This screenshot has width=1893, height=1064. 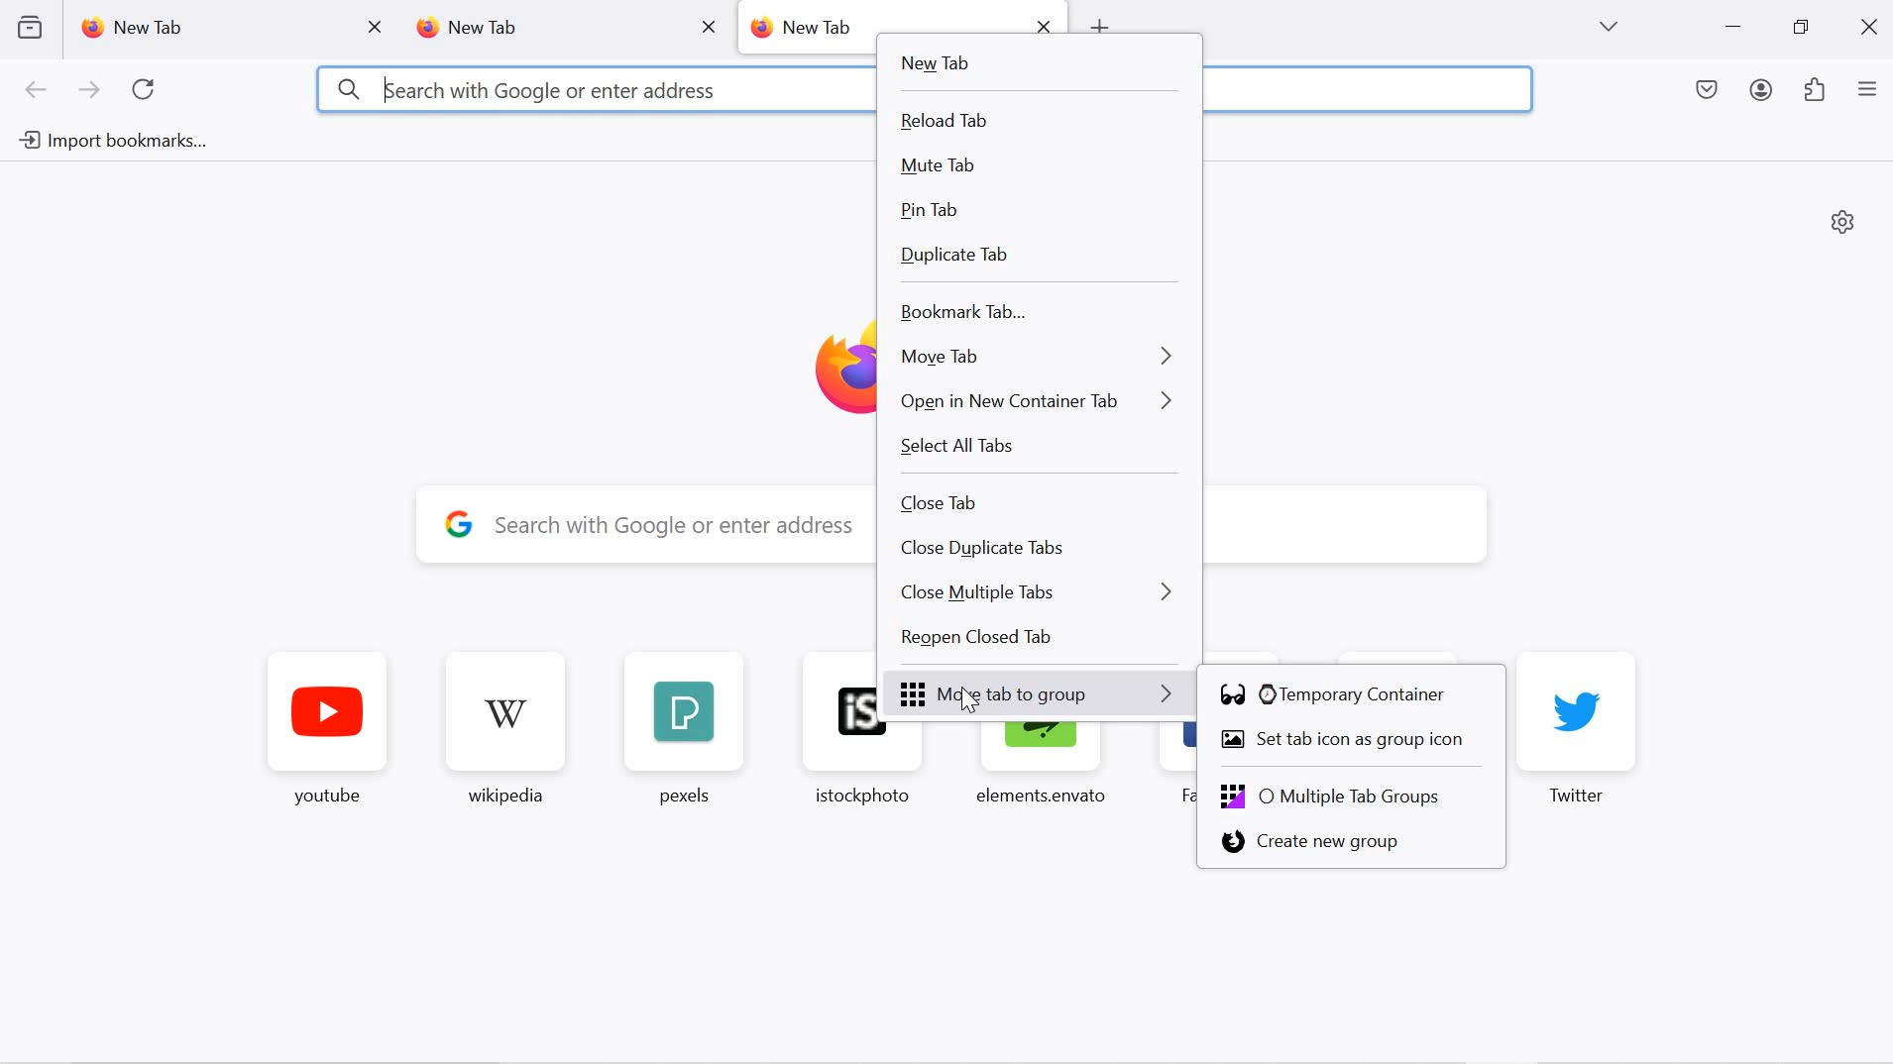 What do you see at coordinates (680, 730) in the screenshot?
I see `pexels favorite` at bounding box center [680, 730].